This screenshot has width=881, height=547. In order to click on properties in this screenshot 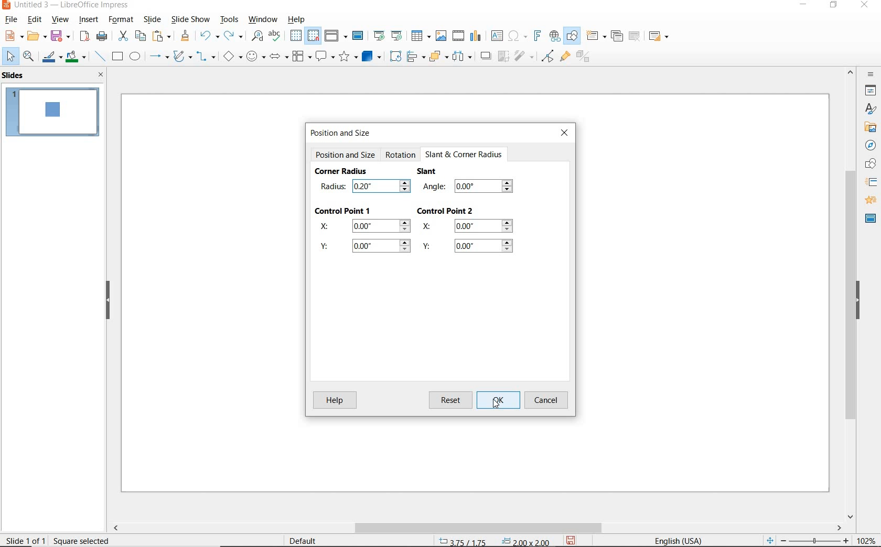, I will do `click(869, 91)`.